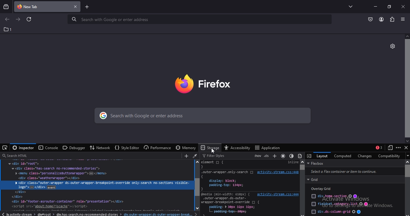  What do you see at coordinates (302, 188) in the screenshot?
I see `scroll bar` at bounding box center [302, 188].